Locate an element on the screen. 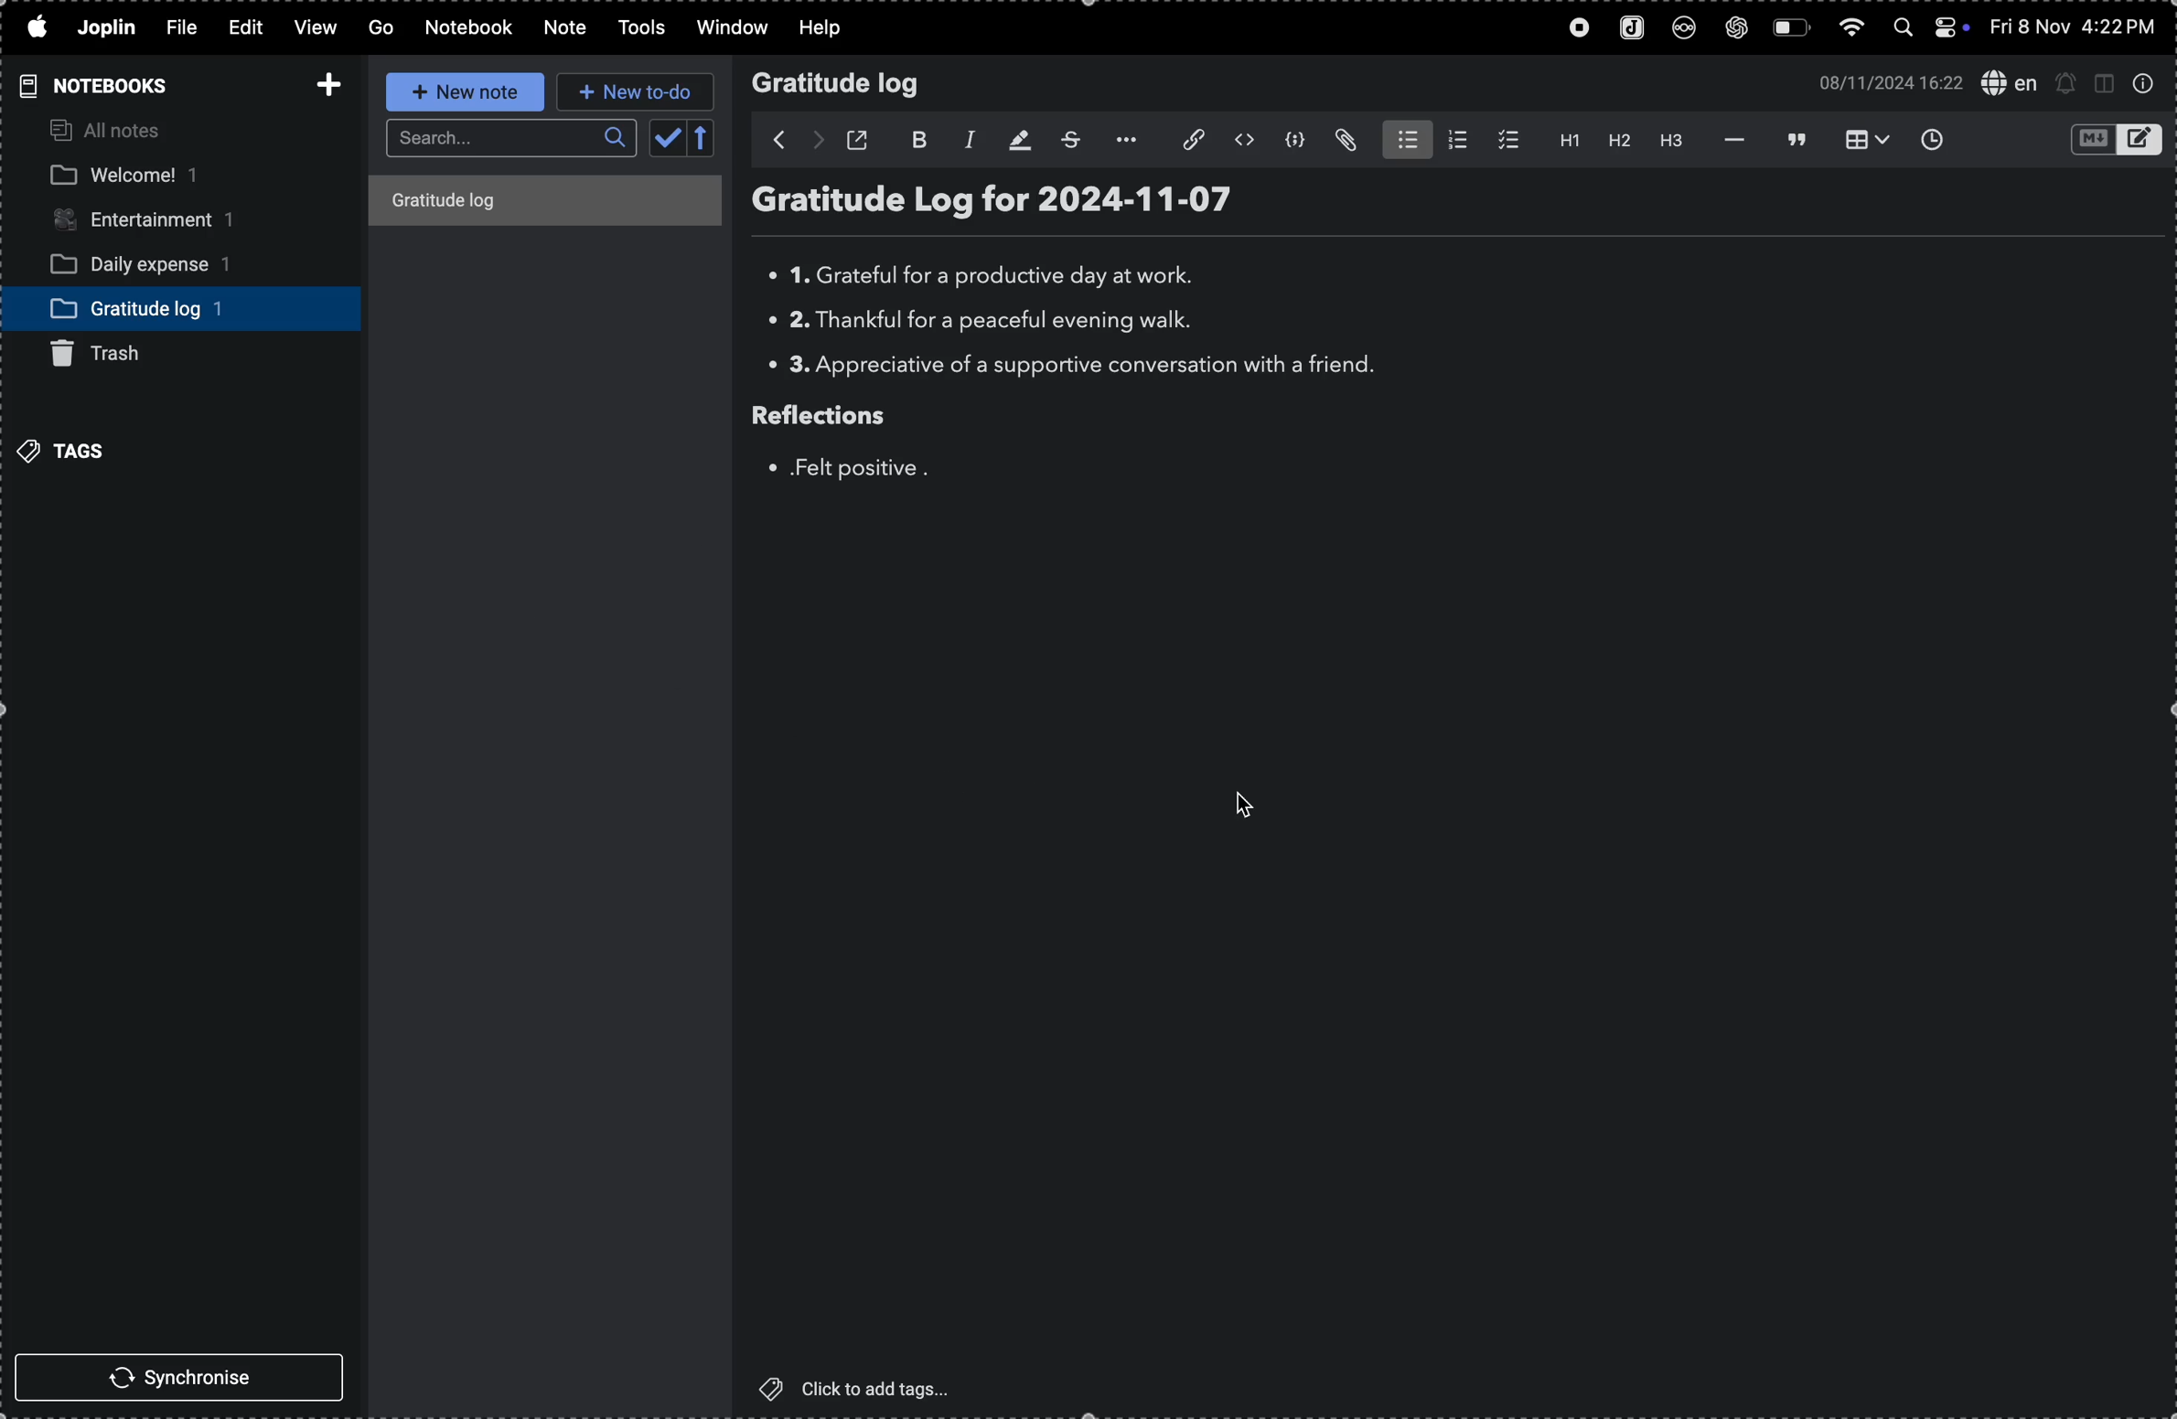 The image size is (2177, 1419). welcome note book is located at coordinates (138, 176).